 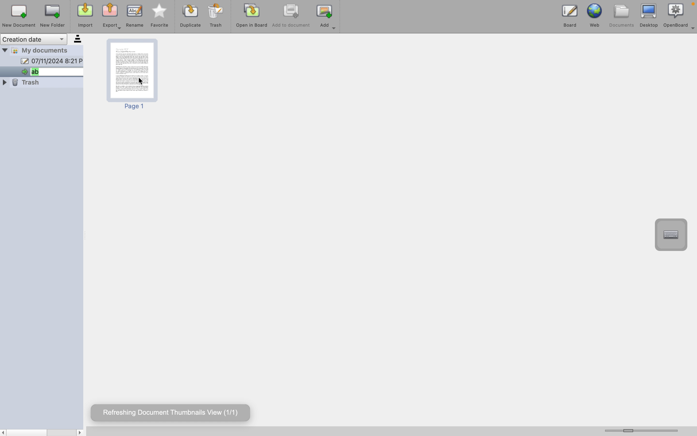 I want to click on new document, so click(x=18, y=16).